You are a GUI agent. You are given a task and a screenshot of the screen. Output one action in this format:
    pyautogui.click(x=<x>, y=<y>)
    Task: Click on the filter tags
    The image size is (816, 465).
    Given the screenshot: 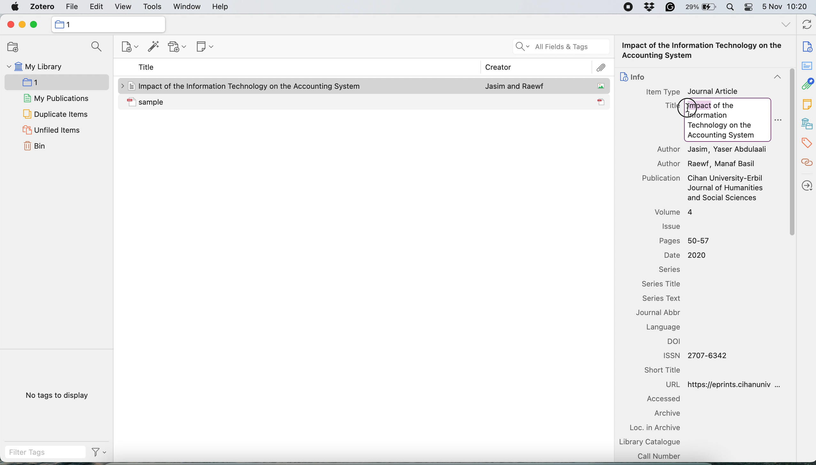 What is the action you would take?
    pyautogui.click(x=46, y=453)
    